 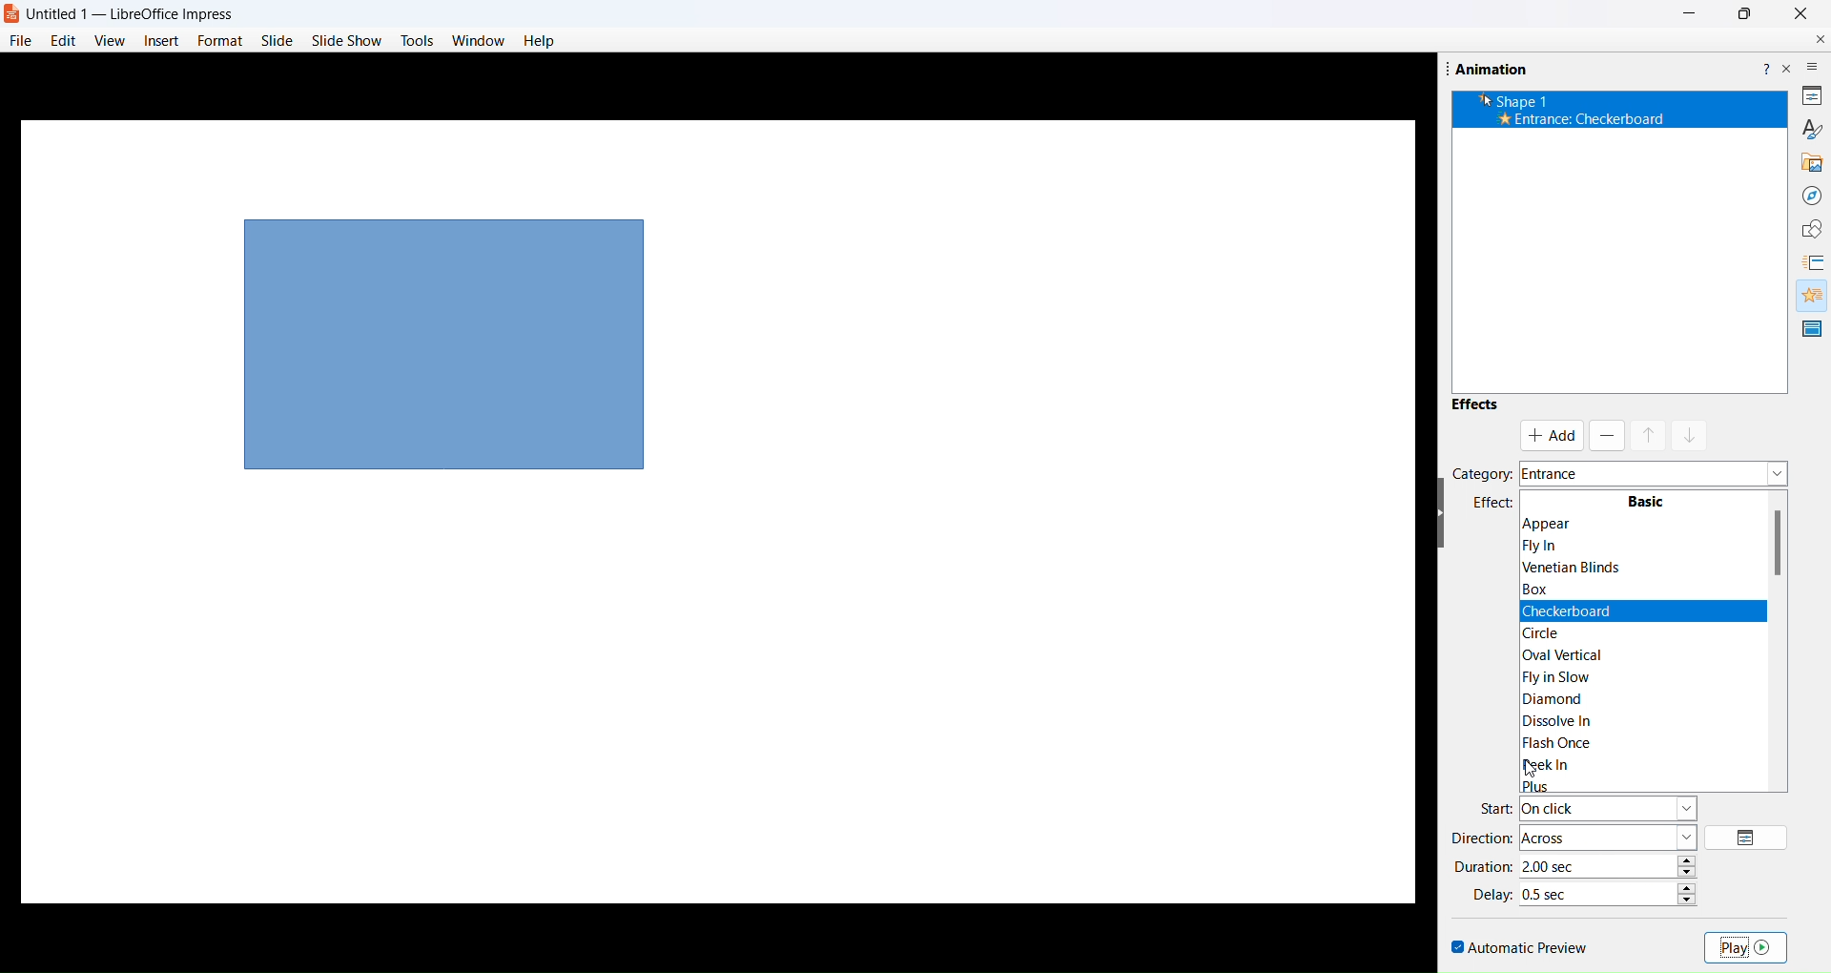 I want to click on slide, so click(x=276, y=41).